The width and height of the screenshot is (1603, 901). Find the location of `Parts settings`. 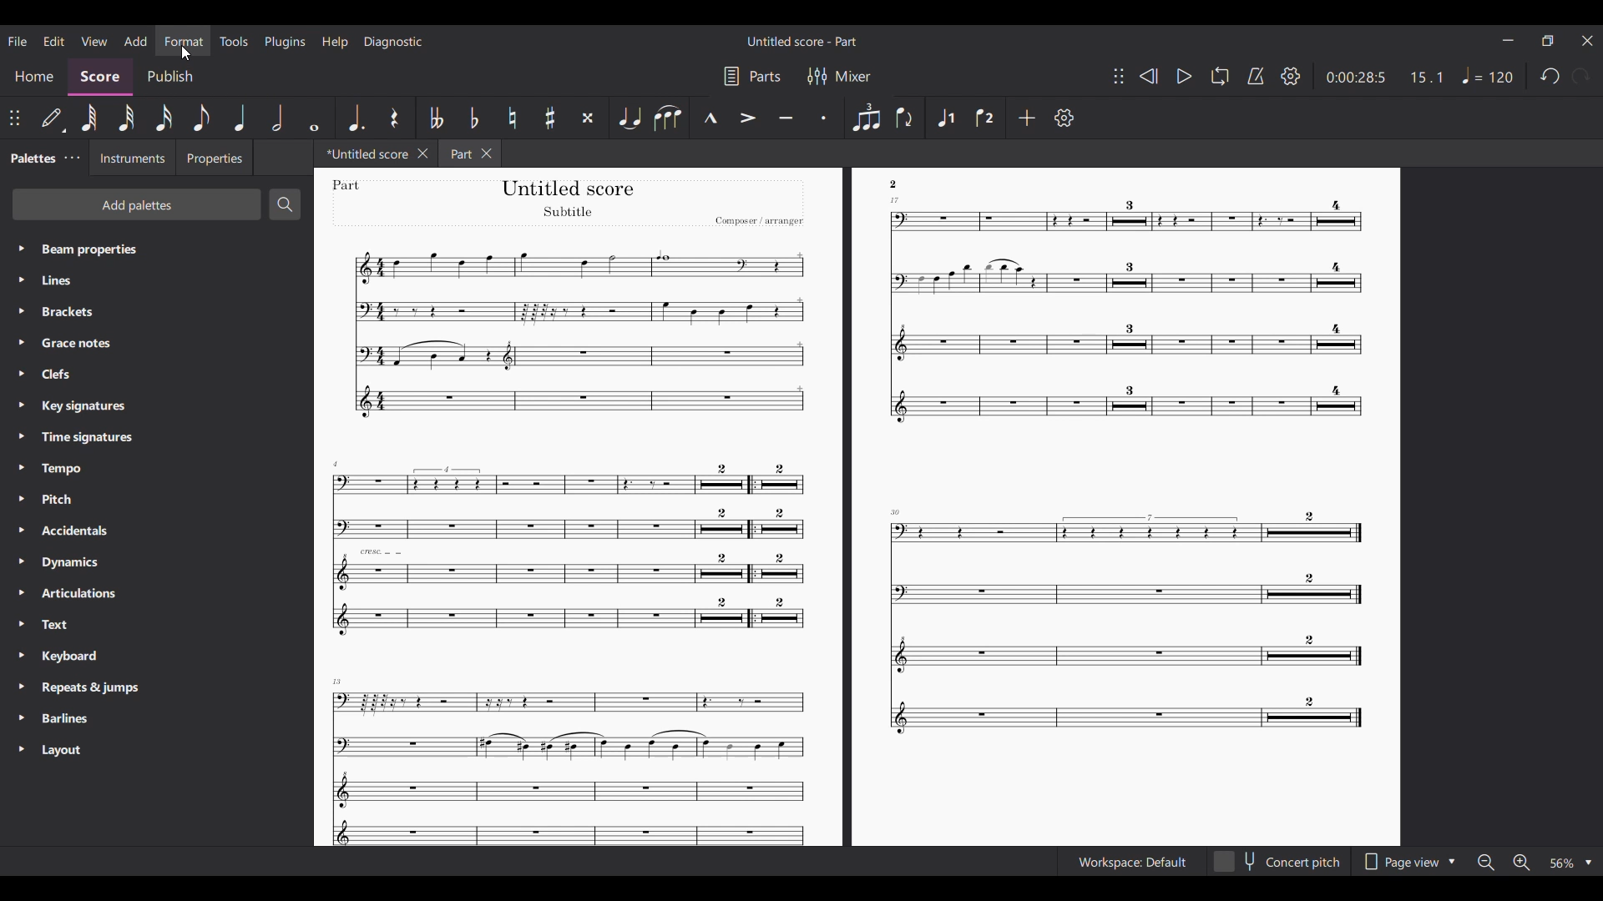

Parts settings is located at coordinates (753, 77).